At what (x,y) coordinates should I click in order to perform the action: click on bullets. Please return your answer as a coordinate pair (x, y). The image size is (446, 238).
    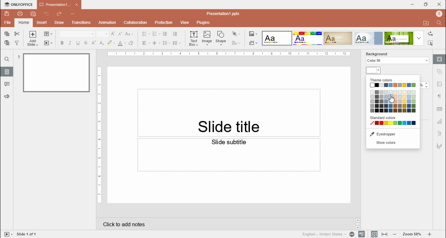
    Looking at the image, I should click on (146, 34).